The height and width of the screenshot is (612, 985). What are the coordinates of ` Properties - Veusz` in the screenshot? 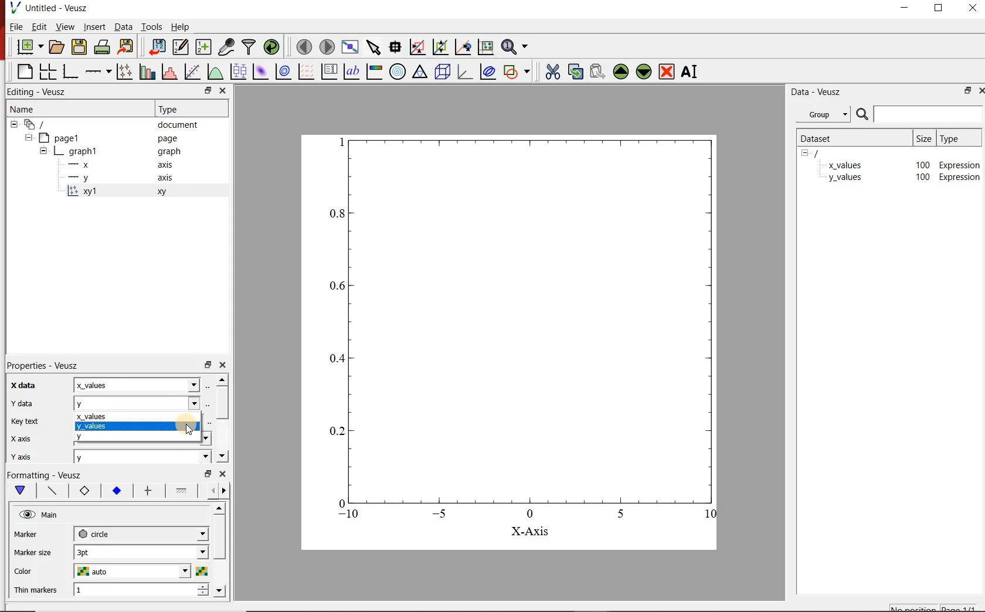 It's located at (46, 365).